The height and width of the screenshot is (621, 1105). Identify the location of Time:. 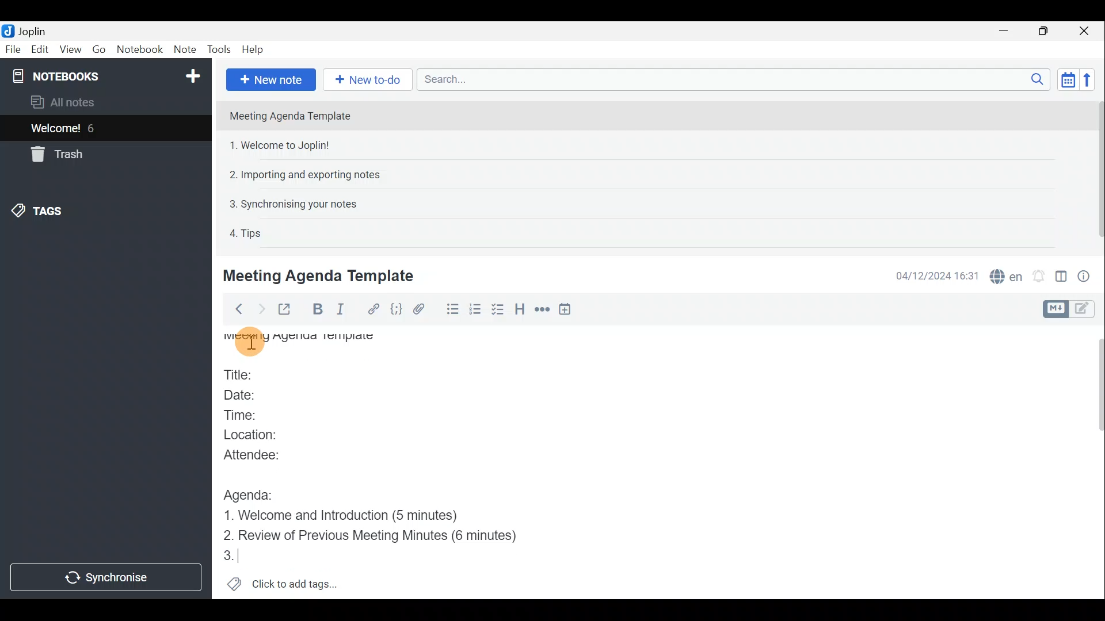
(245, 415).